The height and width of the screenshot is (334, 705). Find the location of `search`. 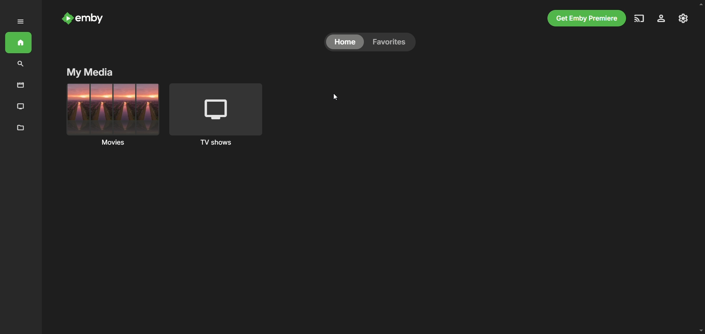

search is located at coordinates (21, 64).